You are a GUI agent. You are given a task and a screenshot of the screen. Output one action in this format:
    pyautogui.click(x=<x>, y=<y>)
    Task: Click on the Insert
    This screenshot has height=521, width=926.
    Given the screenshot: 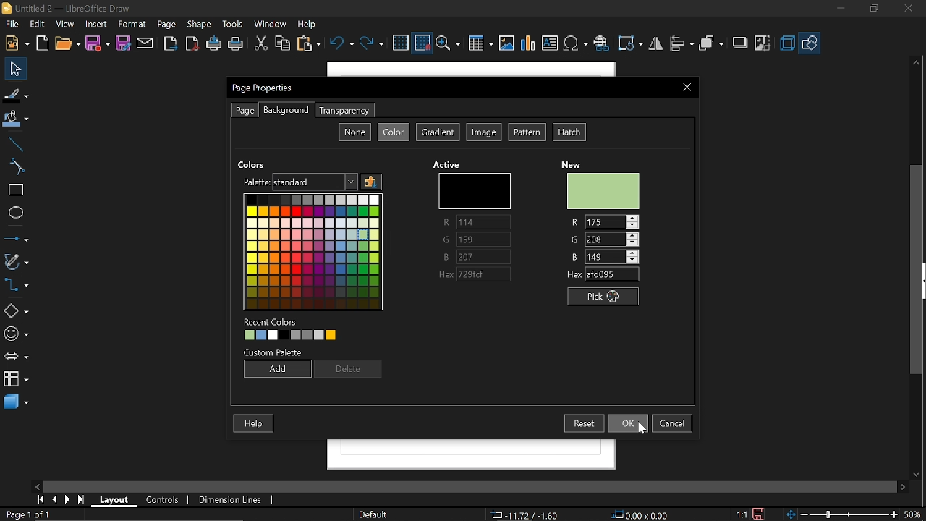 What is the action you would take?
    pyautogui.click(x=97, y=25)
    